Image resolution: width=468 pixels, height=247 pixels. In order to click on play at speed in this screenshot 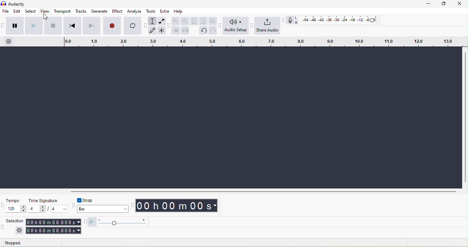, I will do `click(92, 222)`.